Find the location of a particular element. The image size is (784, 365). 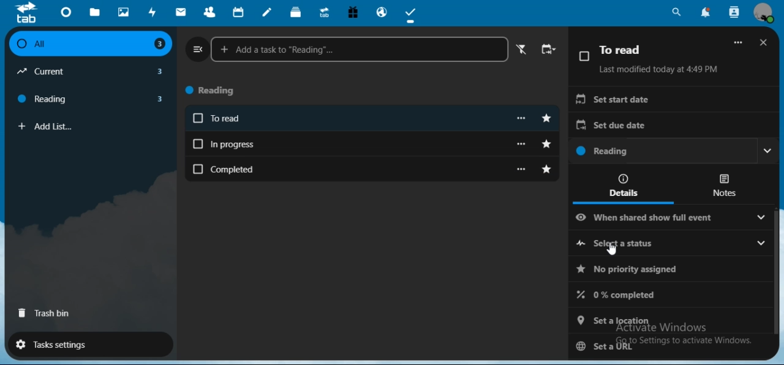

notifications is located at coordinates (704, 13).